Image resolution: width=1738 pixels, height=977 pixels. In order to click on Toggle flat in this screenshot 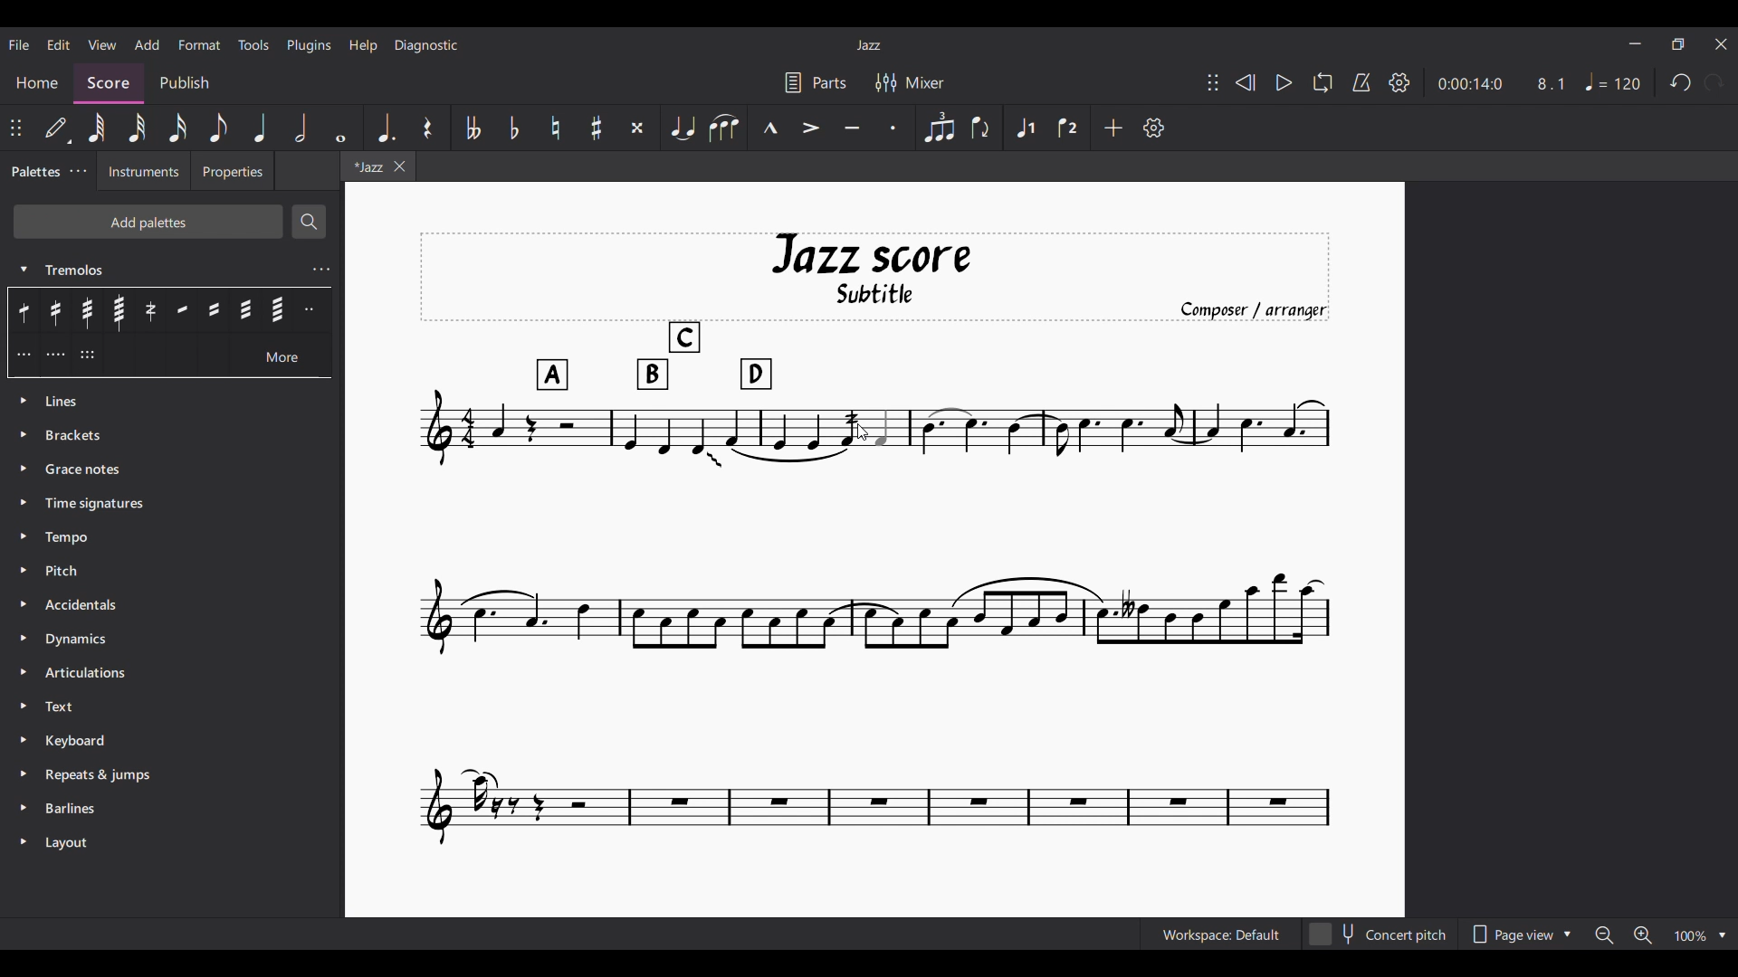, I will do `click(514, 128)`.